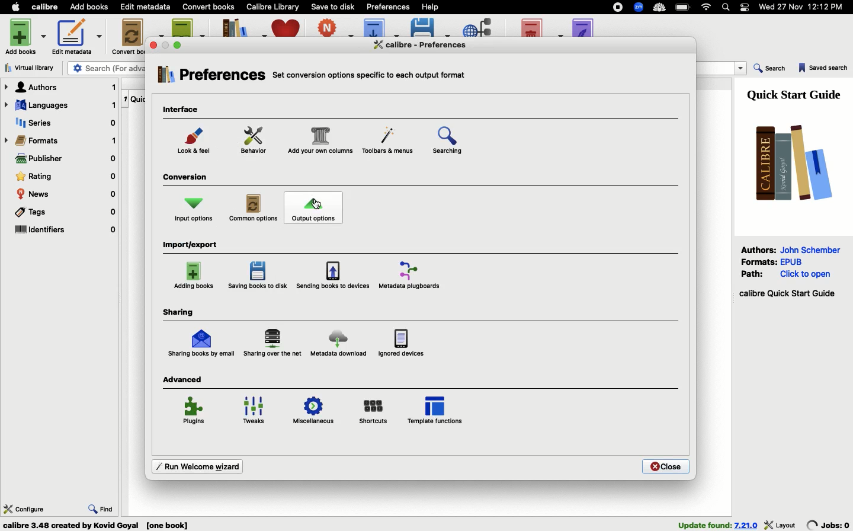  Describe the element at coordinates (47, 7) in the screenshot. I see `Calibre` at that location.